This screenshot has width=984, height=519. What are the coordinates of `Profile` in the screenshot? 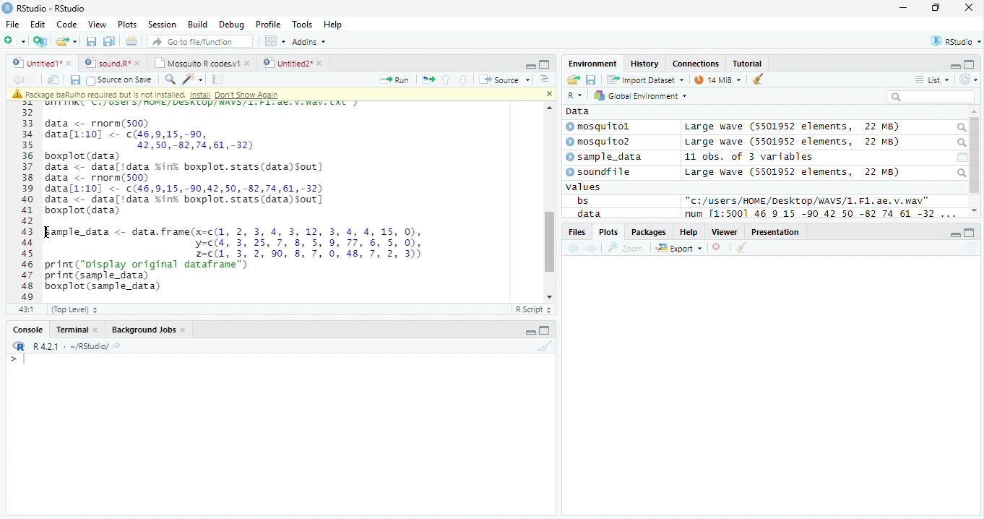 It's located at (268, 24).